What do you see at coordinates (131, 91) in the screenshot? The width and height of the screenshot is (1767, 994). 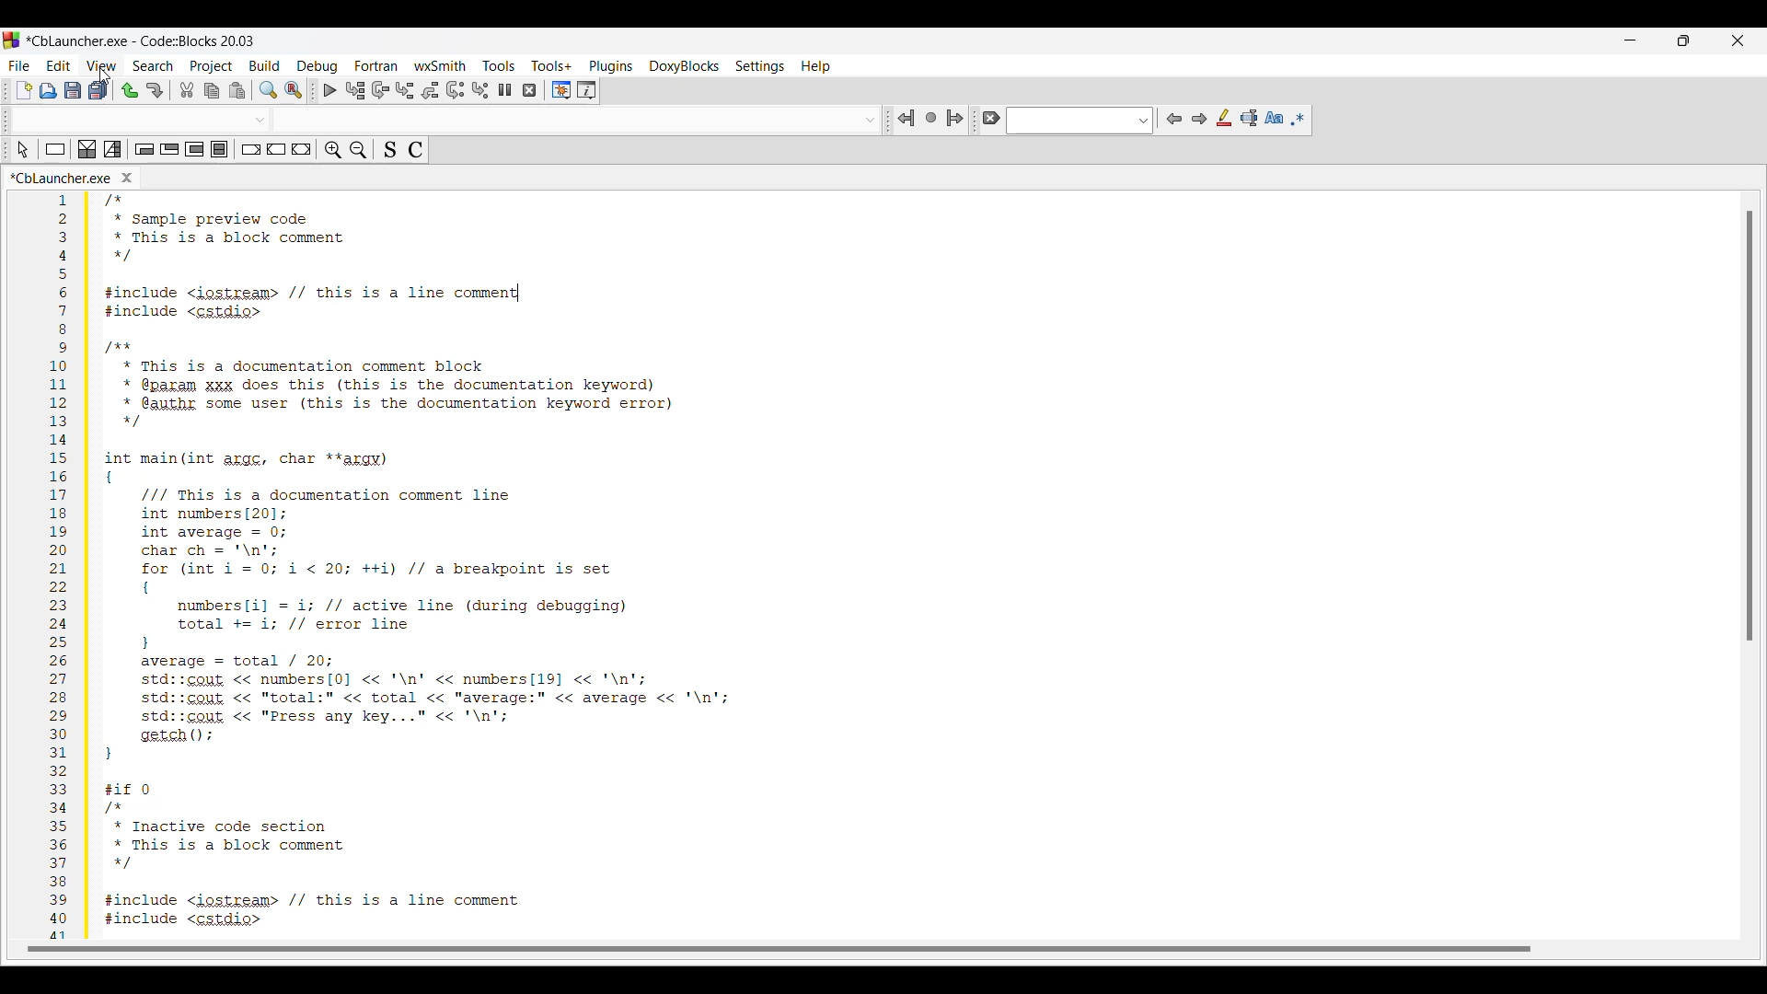 I see `Undo` at bounding box center [131, 91].